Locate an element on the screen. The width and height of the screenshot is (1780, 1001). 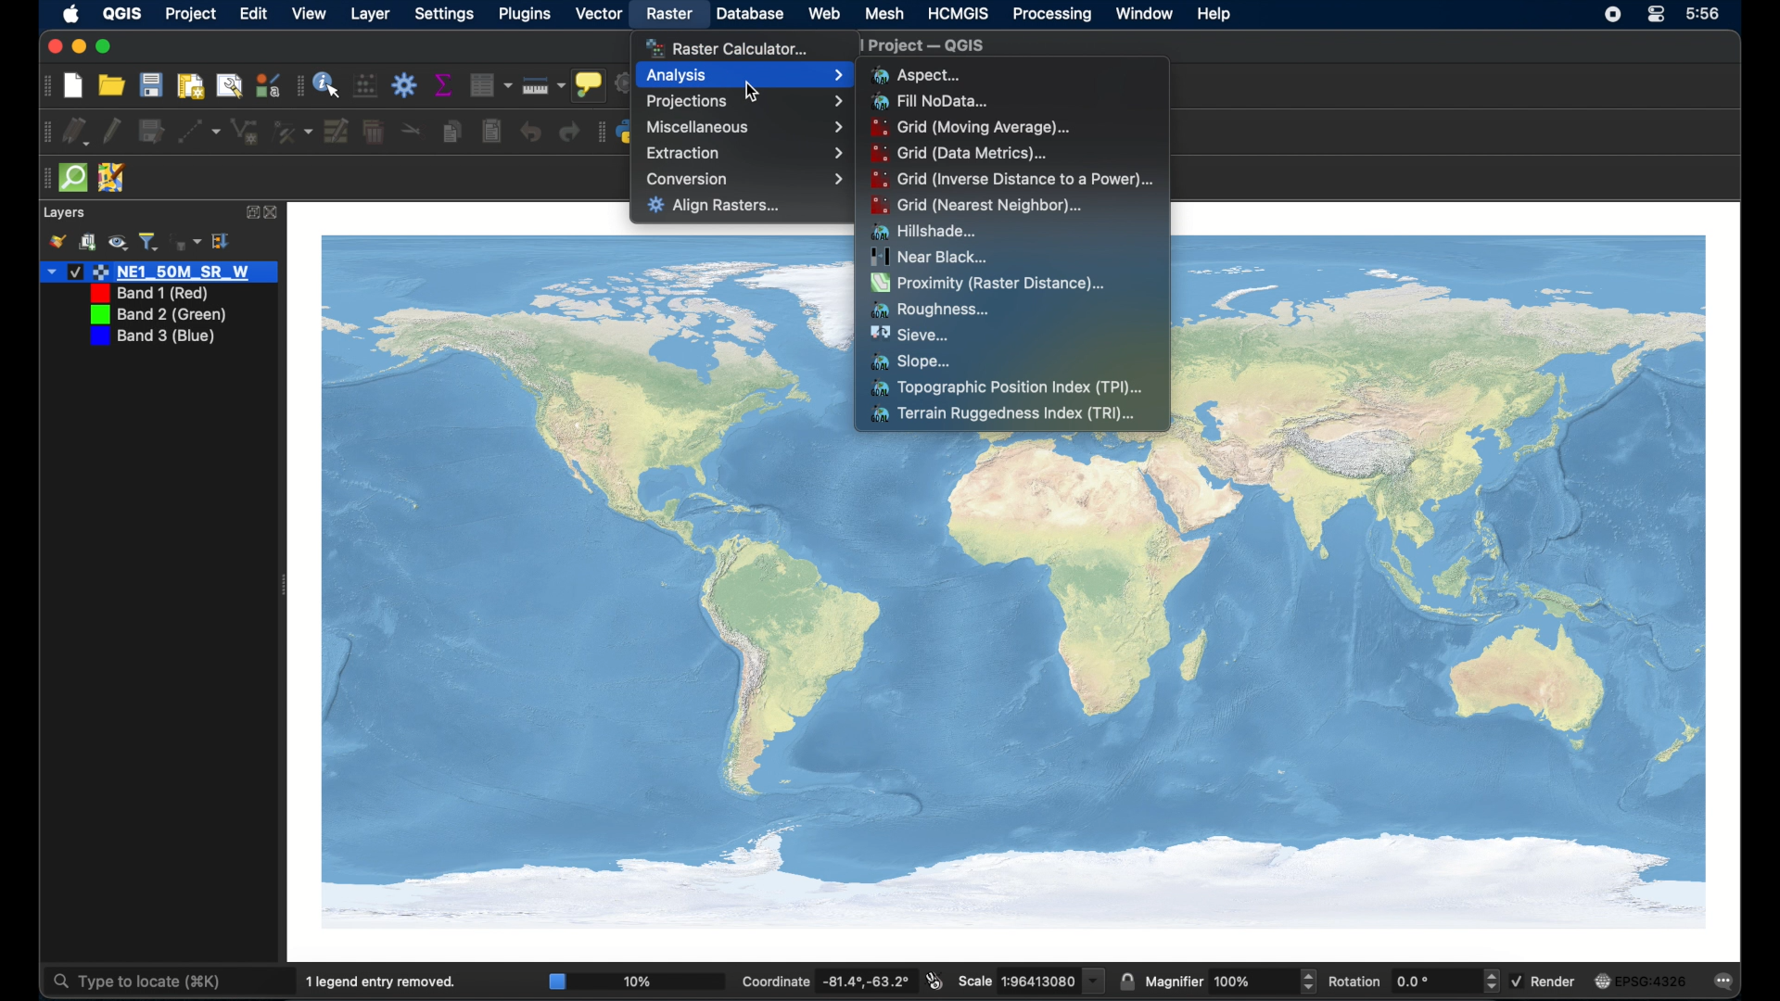
toggle extents and mouse display  position is located at coordinates (935, 981).